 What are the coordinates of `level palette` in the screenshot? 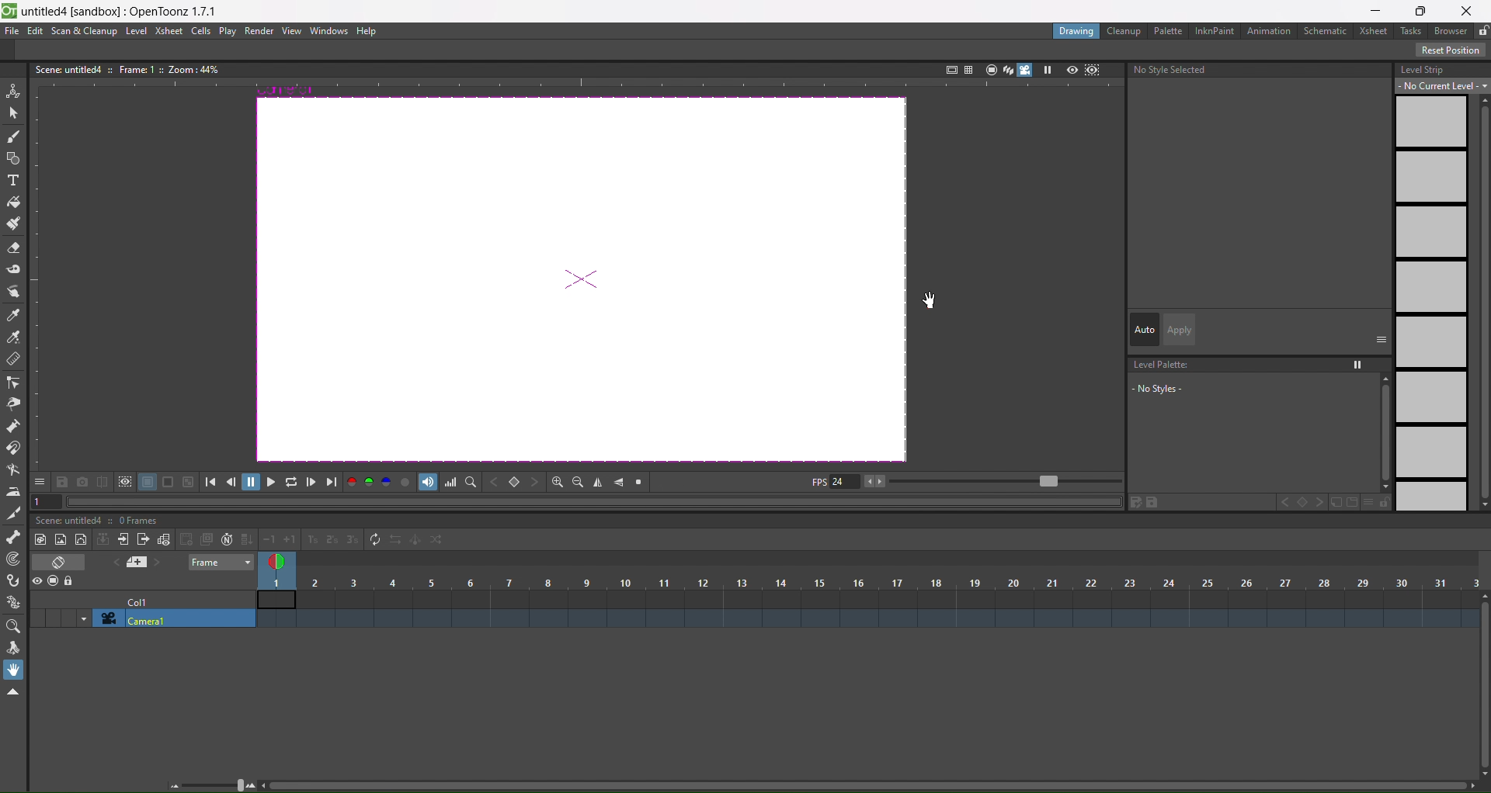 It's located at (1256, 390).